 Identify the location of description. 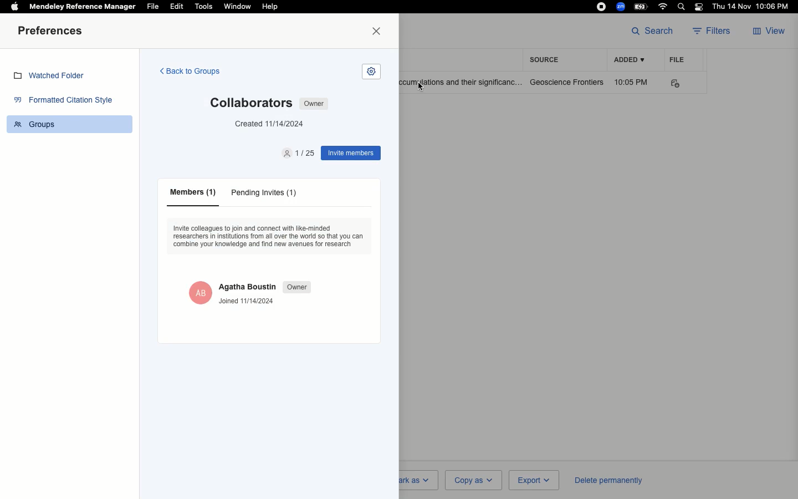
(271, 236).